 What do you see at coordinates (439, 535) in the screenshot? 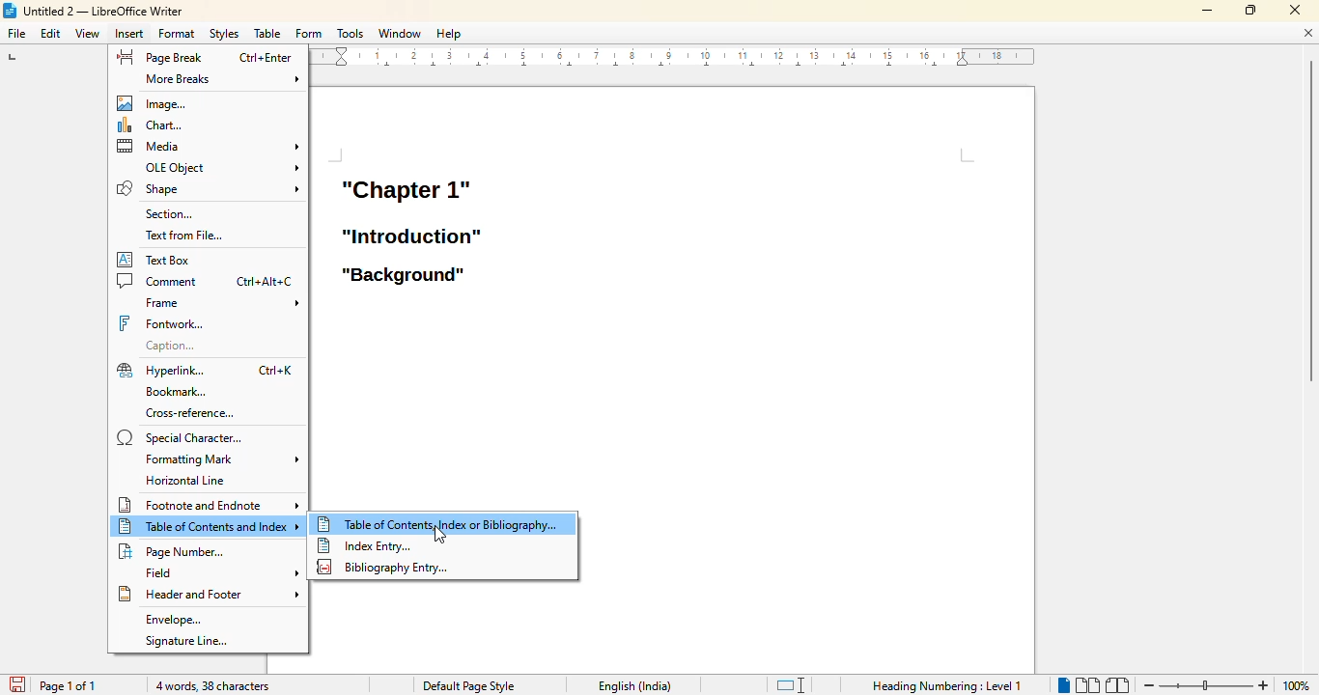
I see `cursor` at bounding box center [439, 535].